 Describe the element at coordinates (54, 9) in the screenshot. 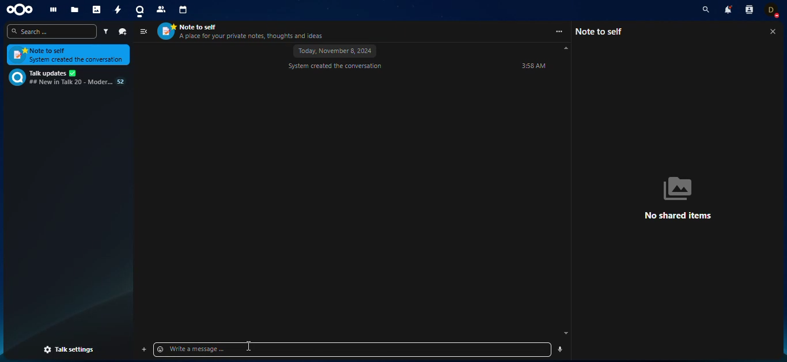

I see `dashboard` at that location.